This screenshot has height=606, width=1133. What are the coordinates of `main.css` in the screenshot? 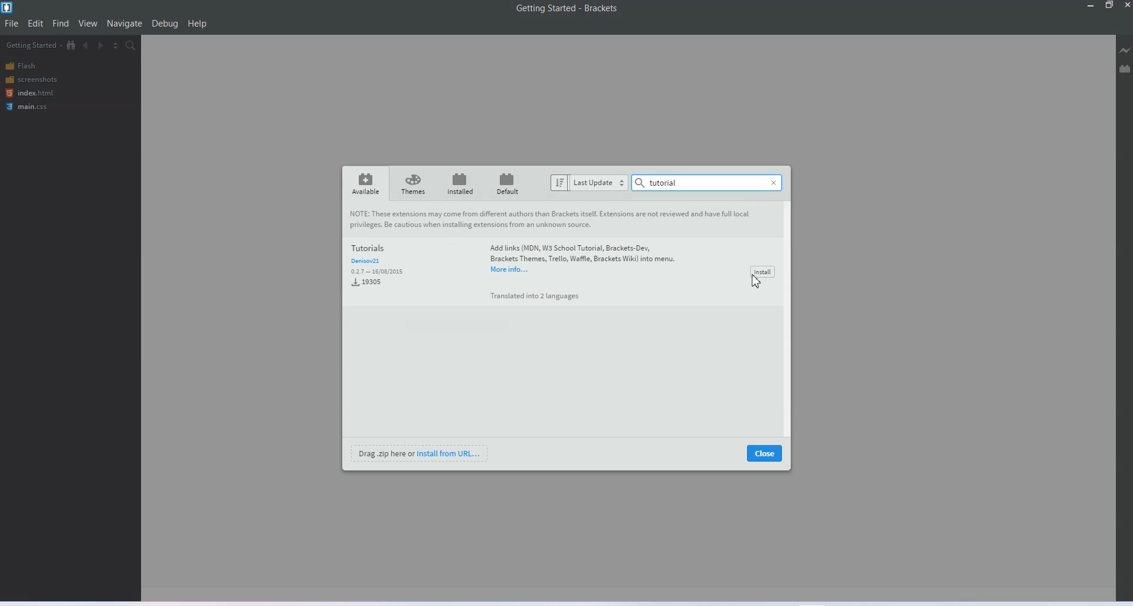 It's located at (30, 107).